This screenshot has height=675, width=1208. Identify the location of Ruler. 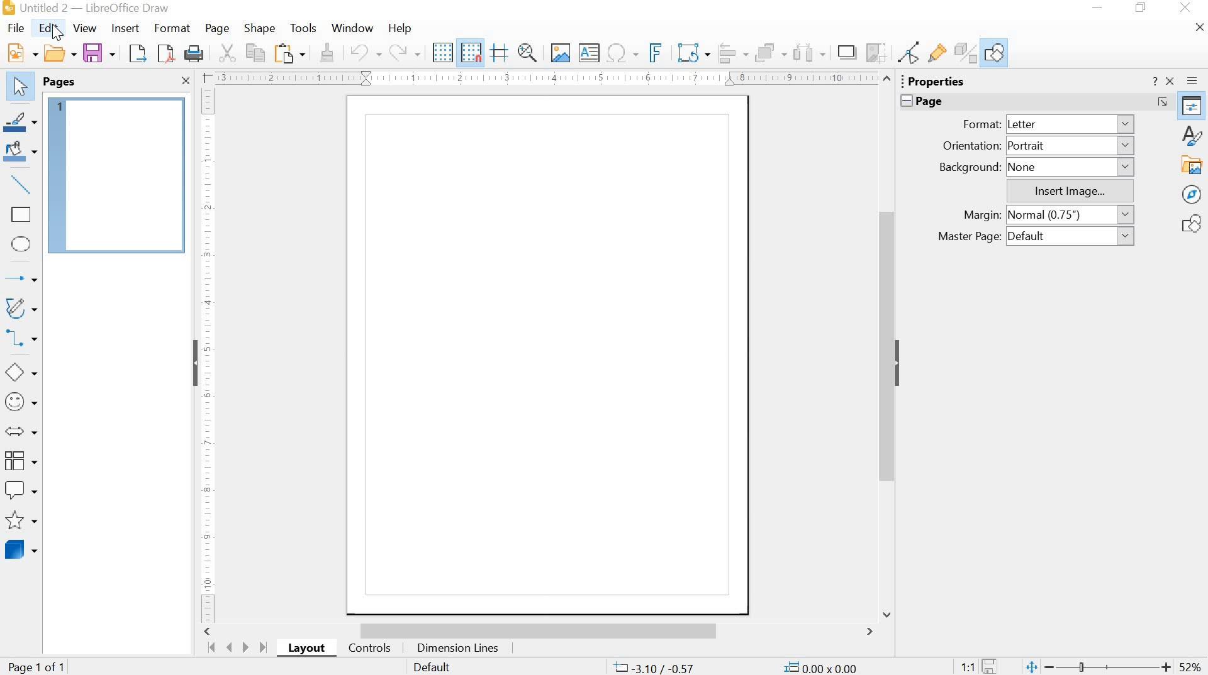
(545, 79).